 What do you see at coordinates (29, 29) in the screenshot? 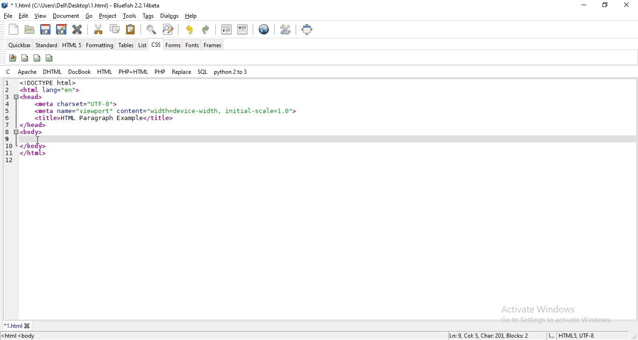
I see `open file` at bounding box center [29, 29].